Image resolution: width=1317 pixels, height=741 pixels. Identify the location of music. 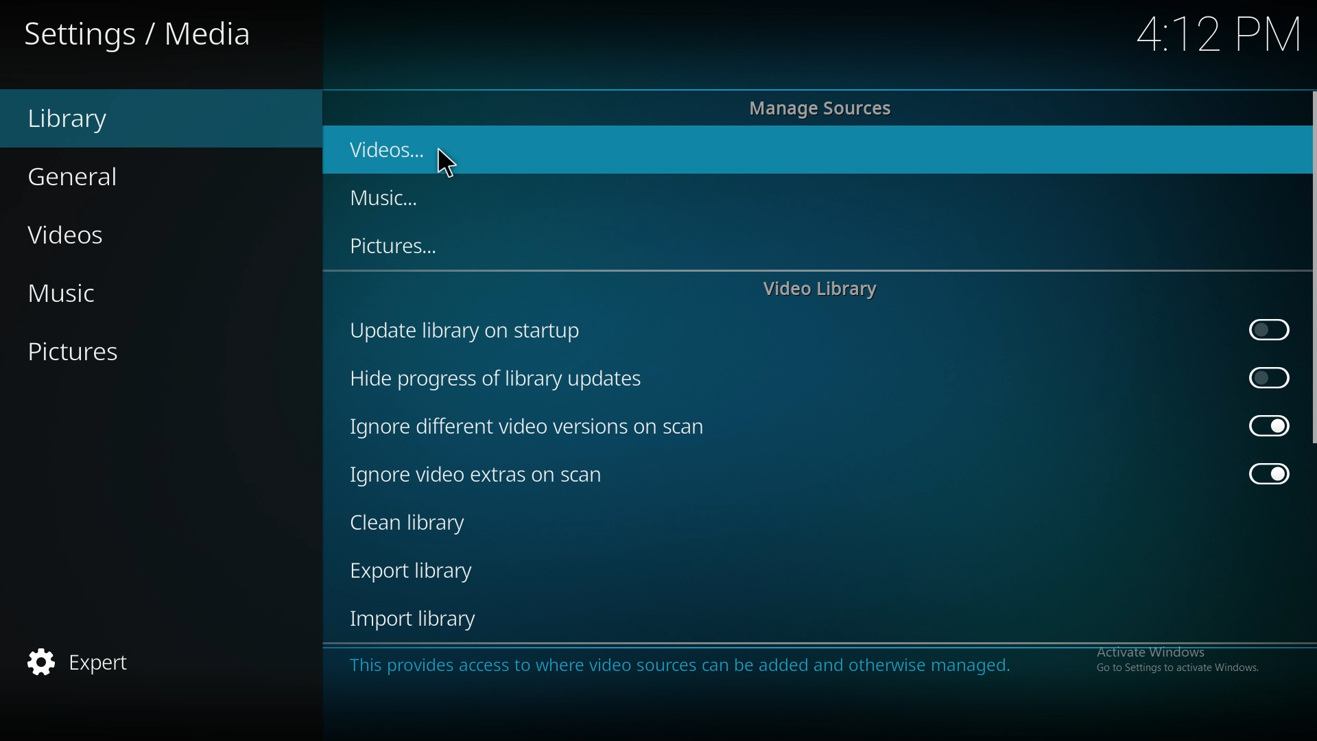
(104, 294).